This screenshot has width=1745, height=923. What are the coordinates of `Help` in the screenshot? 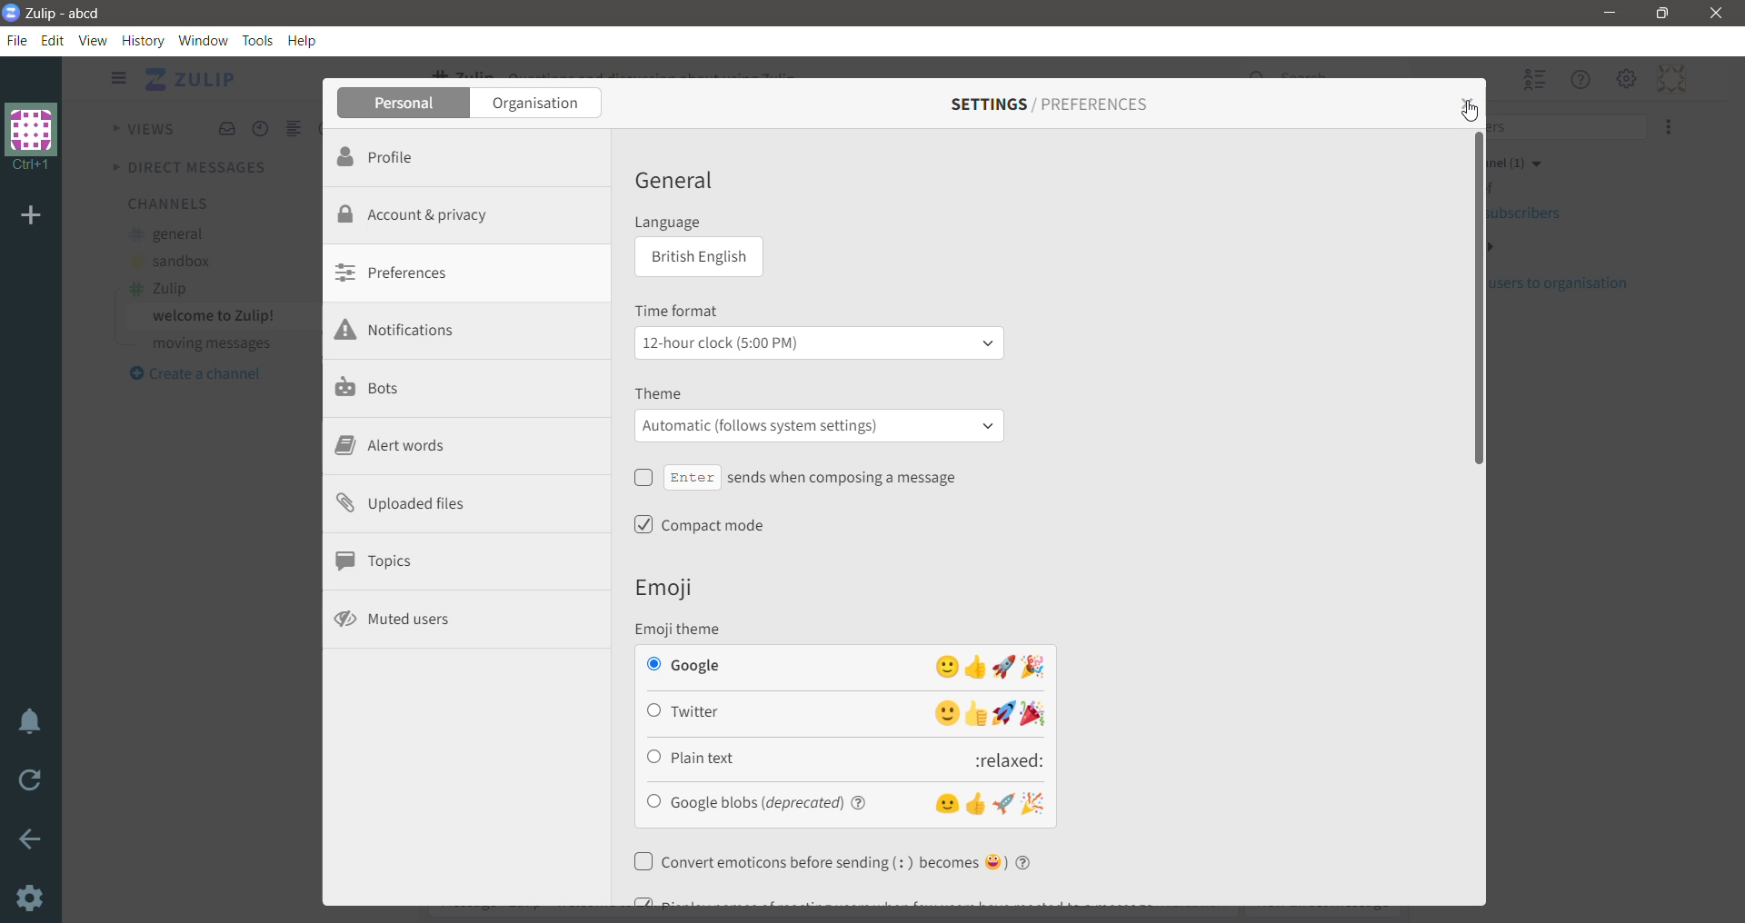 It's located at (304, 42).